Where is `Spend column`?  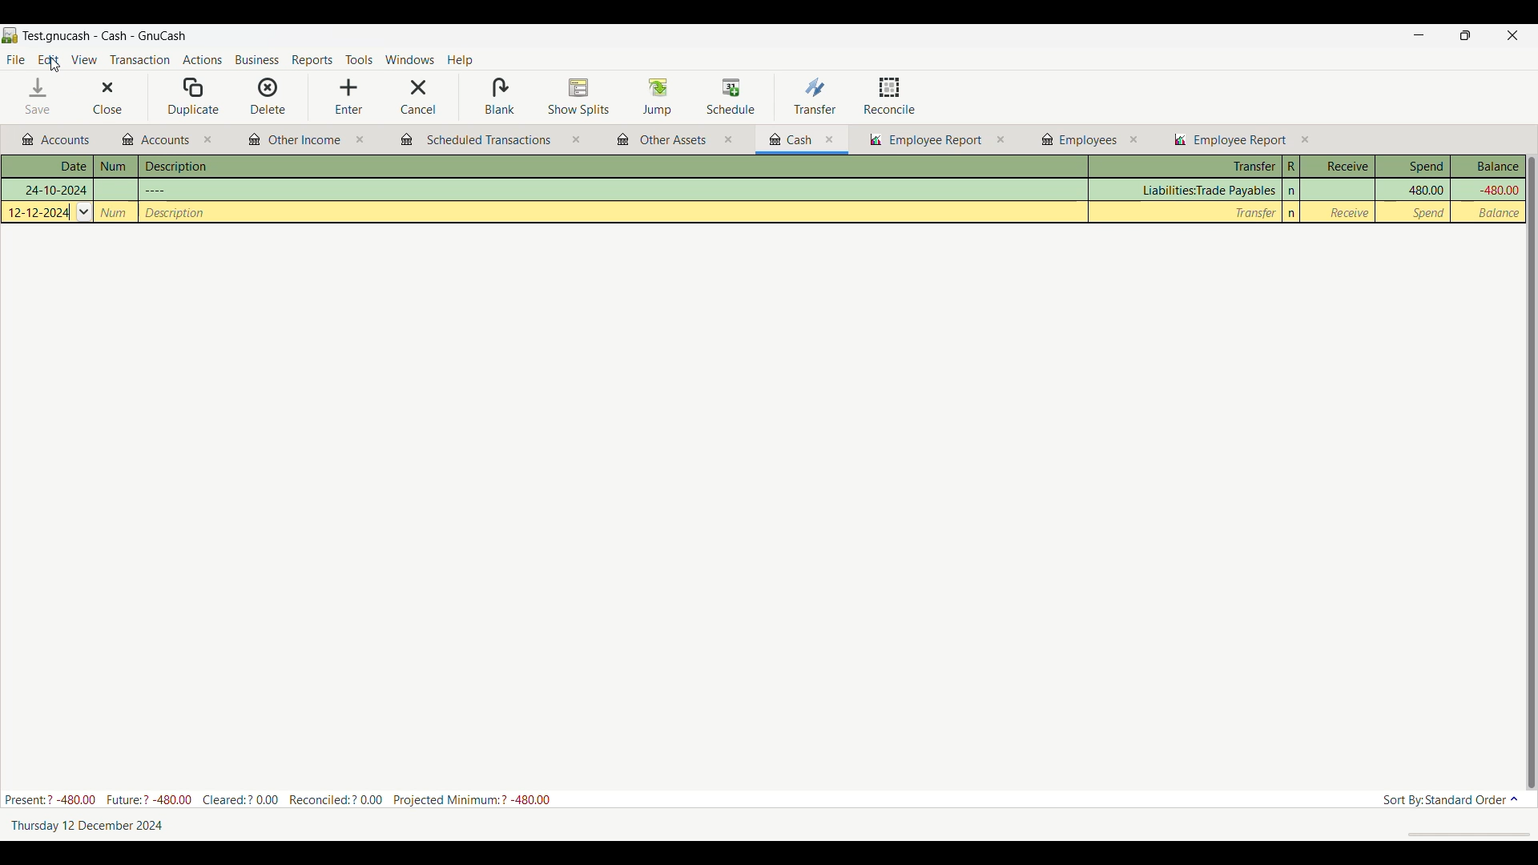 Spend column is located at coordinates (1430, 212).